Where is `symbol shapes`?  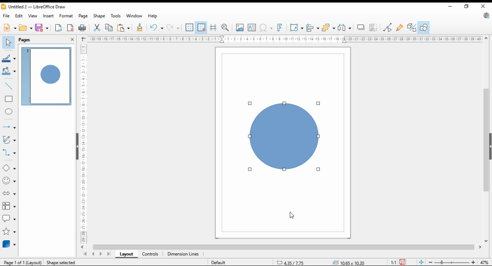
symbol shapes is located at coordinates (9, 180).